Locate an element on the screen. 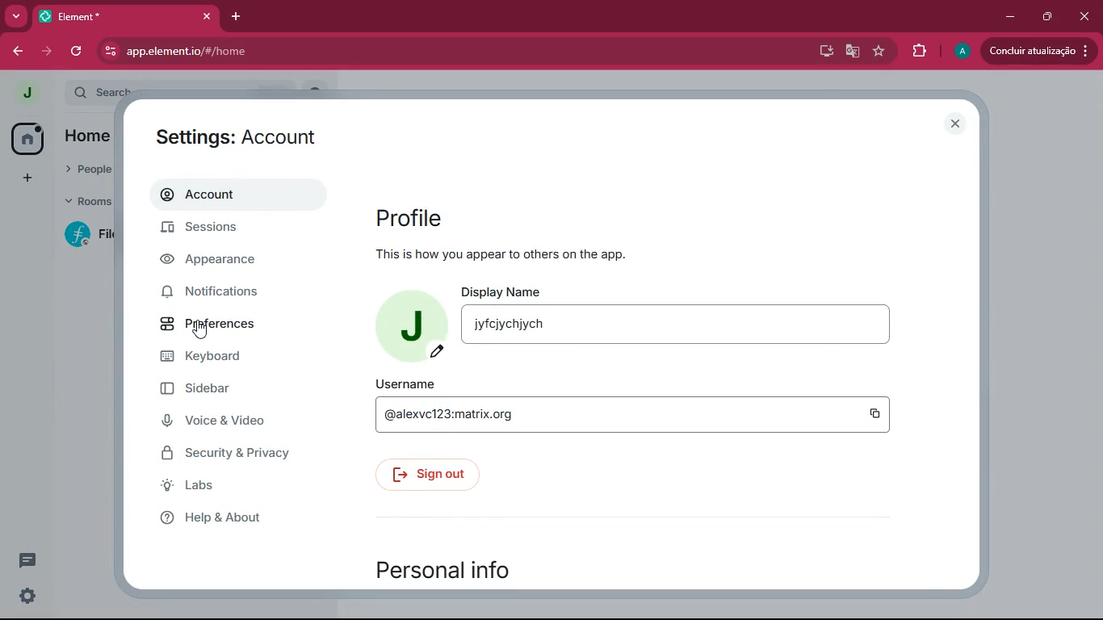 The width and height of the screenshot is (1103, 620). labs is located at coordinates (240, 486).